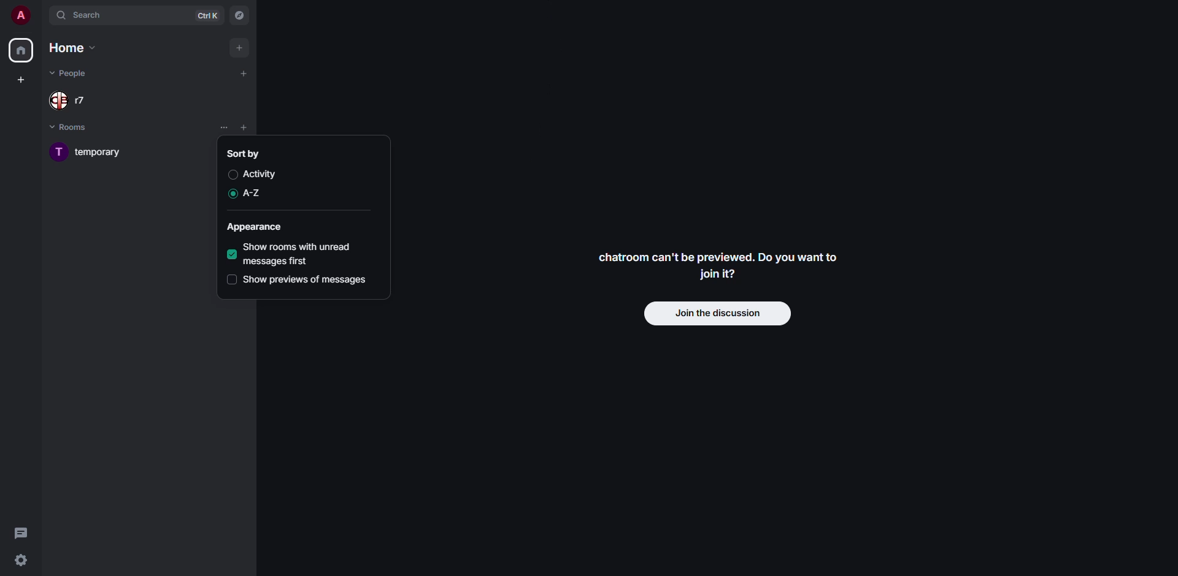  Describe the element at coordinates (722, 265) in the screenshot. I see `chatroom can't be previewed` at that location.